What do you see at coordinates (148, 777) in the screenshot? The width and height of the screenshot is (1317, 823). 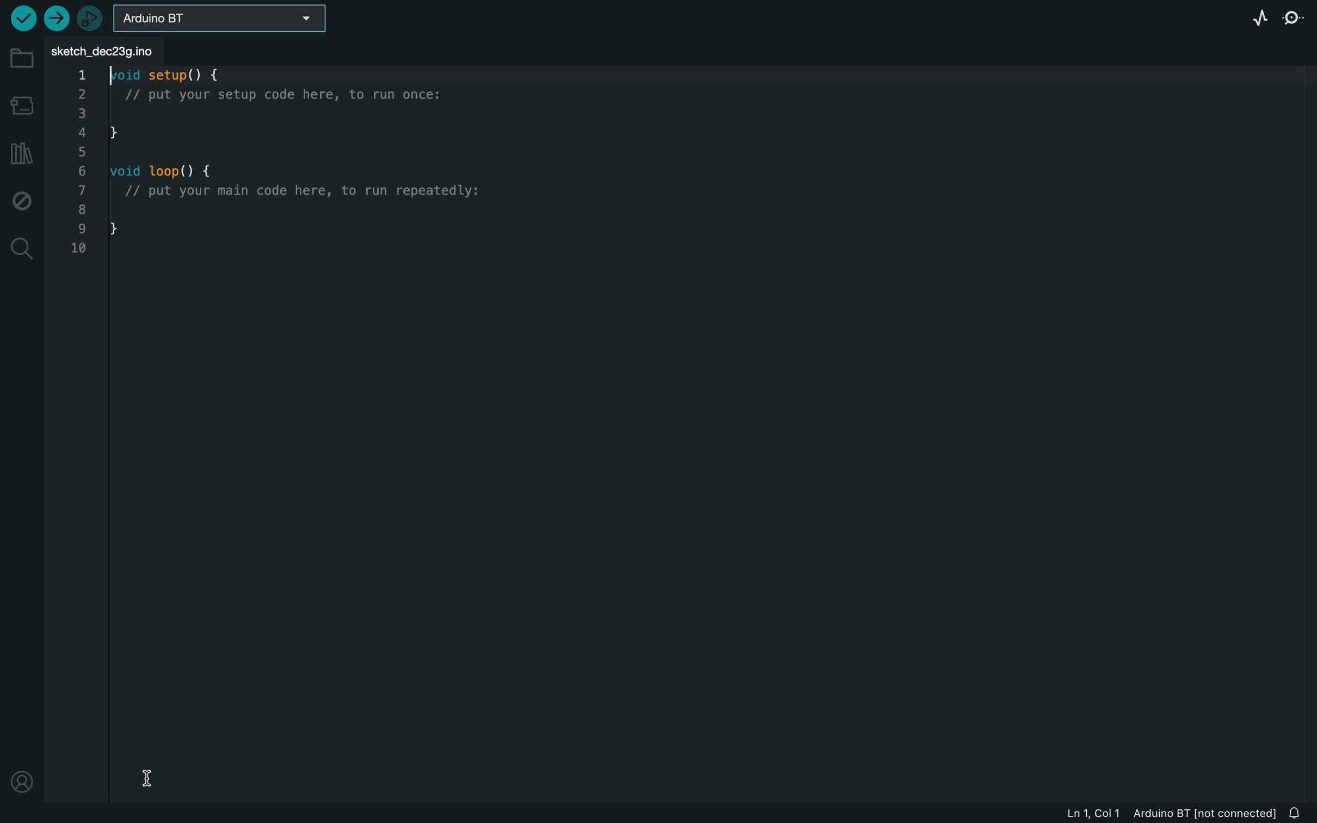 I see `cursor` at bounding box center [148, 777].